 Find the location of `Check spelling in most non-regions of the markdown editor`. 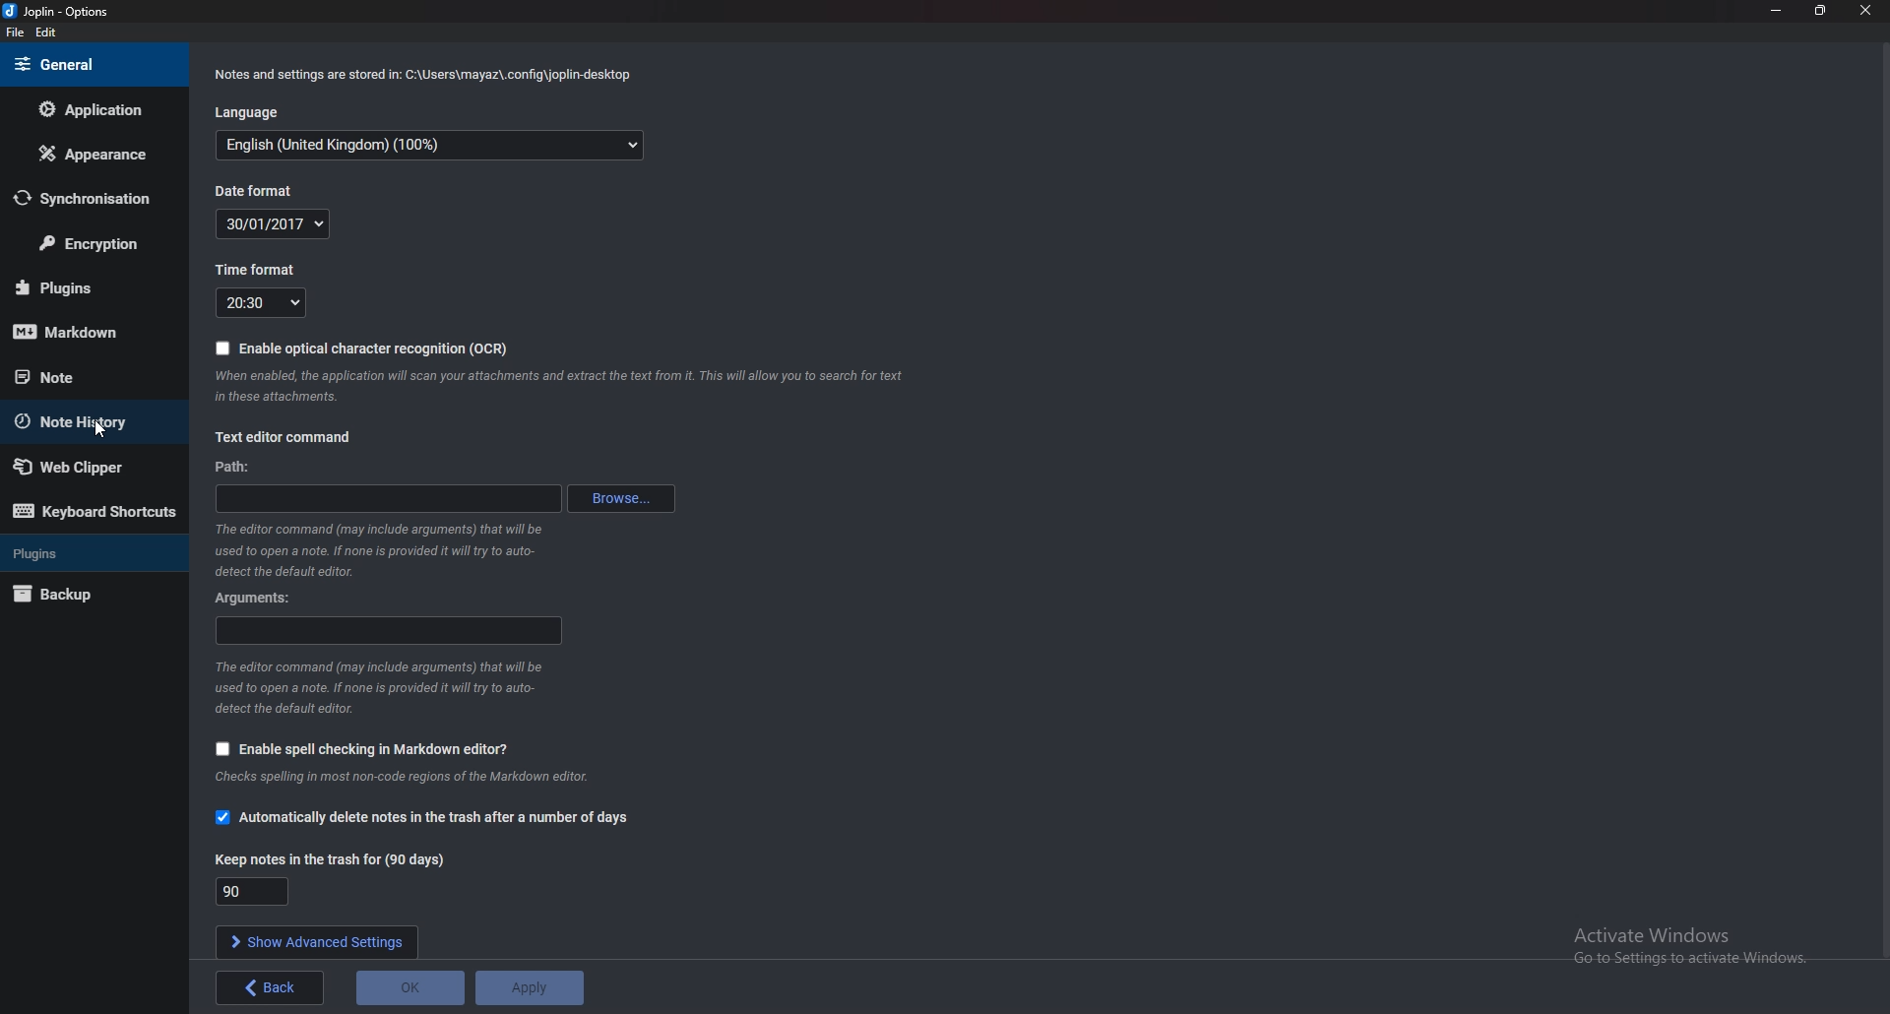

Check spelling in most non-regions of the markdown editor is located at coordinates (403, 776).